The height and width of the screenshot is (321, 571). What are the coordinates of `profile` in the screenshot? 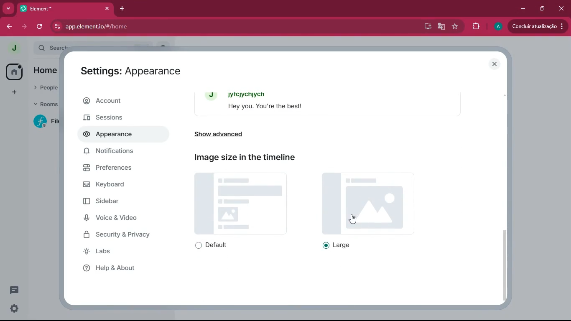 It's located at (15, 48).